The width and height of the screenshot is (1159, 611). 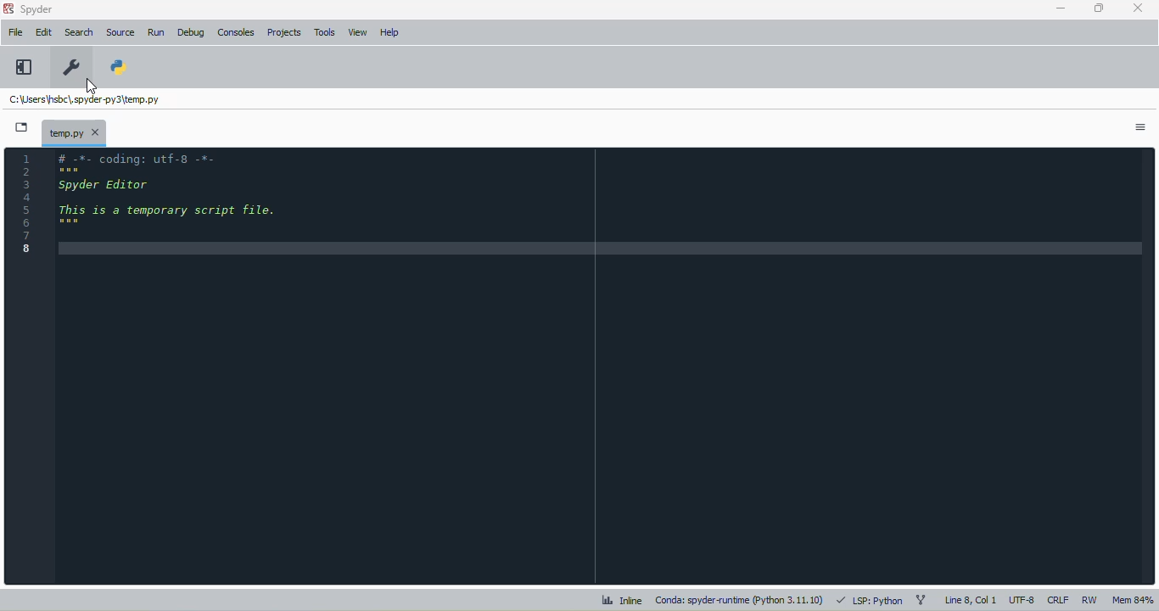 I want to click on projects, so click(x=285, y=32).